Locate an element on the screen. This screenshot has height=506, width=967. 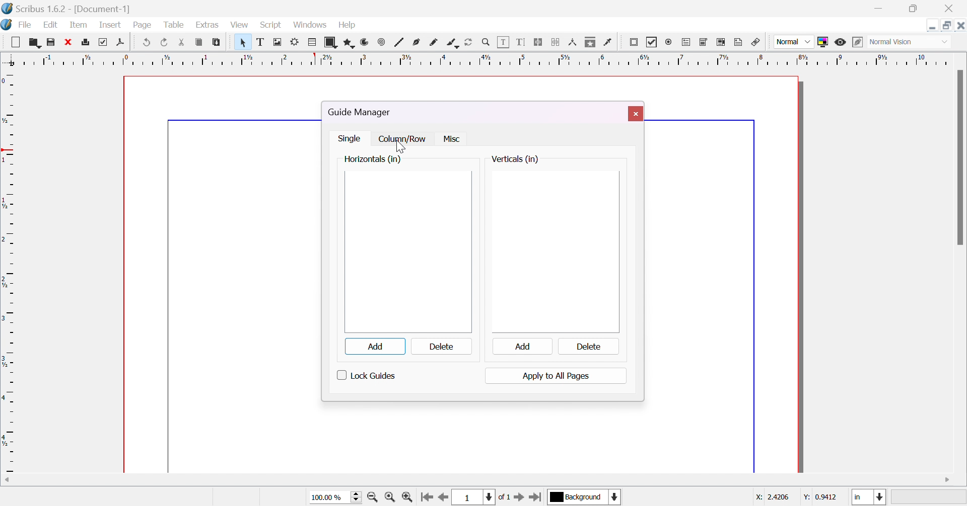
table is located at coordinates (176, 26).